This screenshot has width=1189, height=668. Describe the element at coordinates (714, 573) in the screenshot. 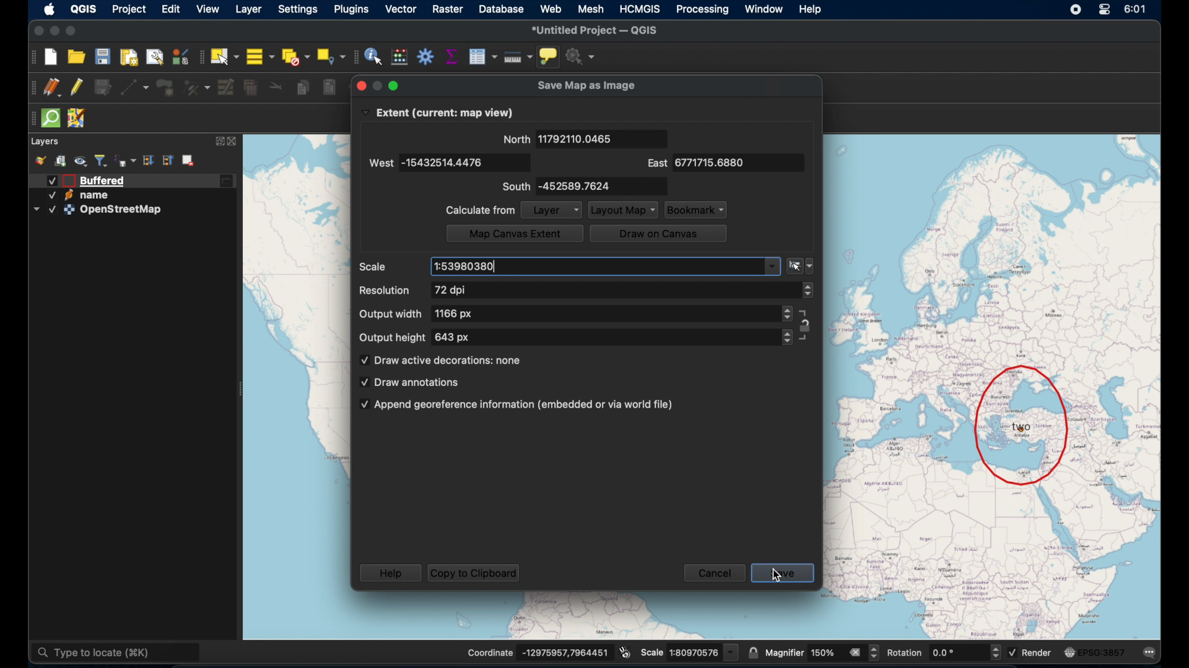

I see `cancel` at that location.